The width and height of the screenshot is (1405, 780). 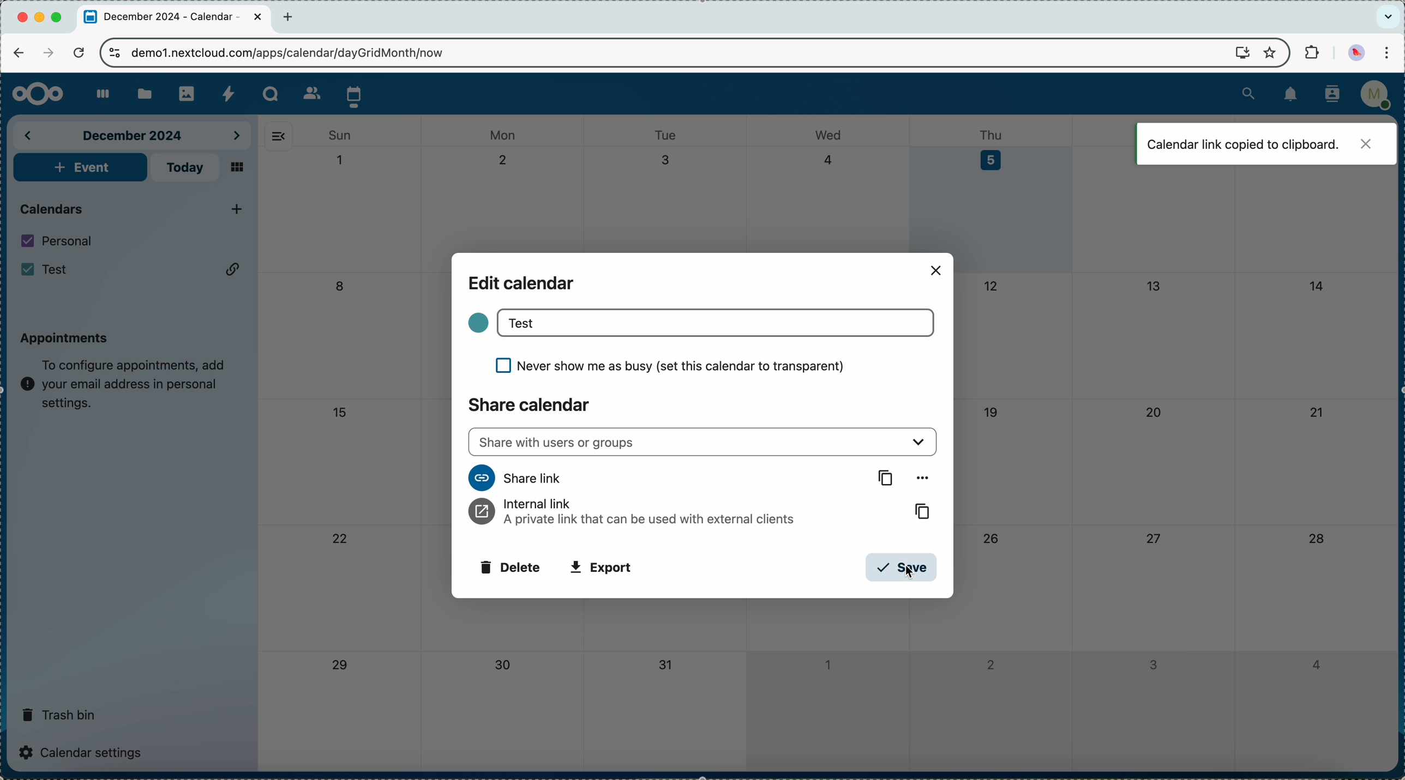 What do you see at coordinates (143, 92) in the screenshot?
I see `files` at bounding box center [143, 92].